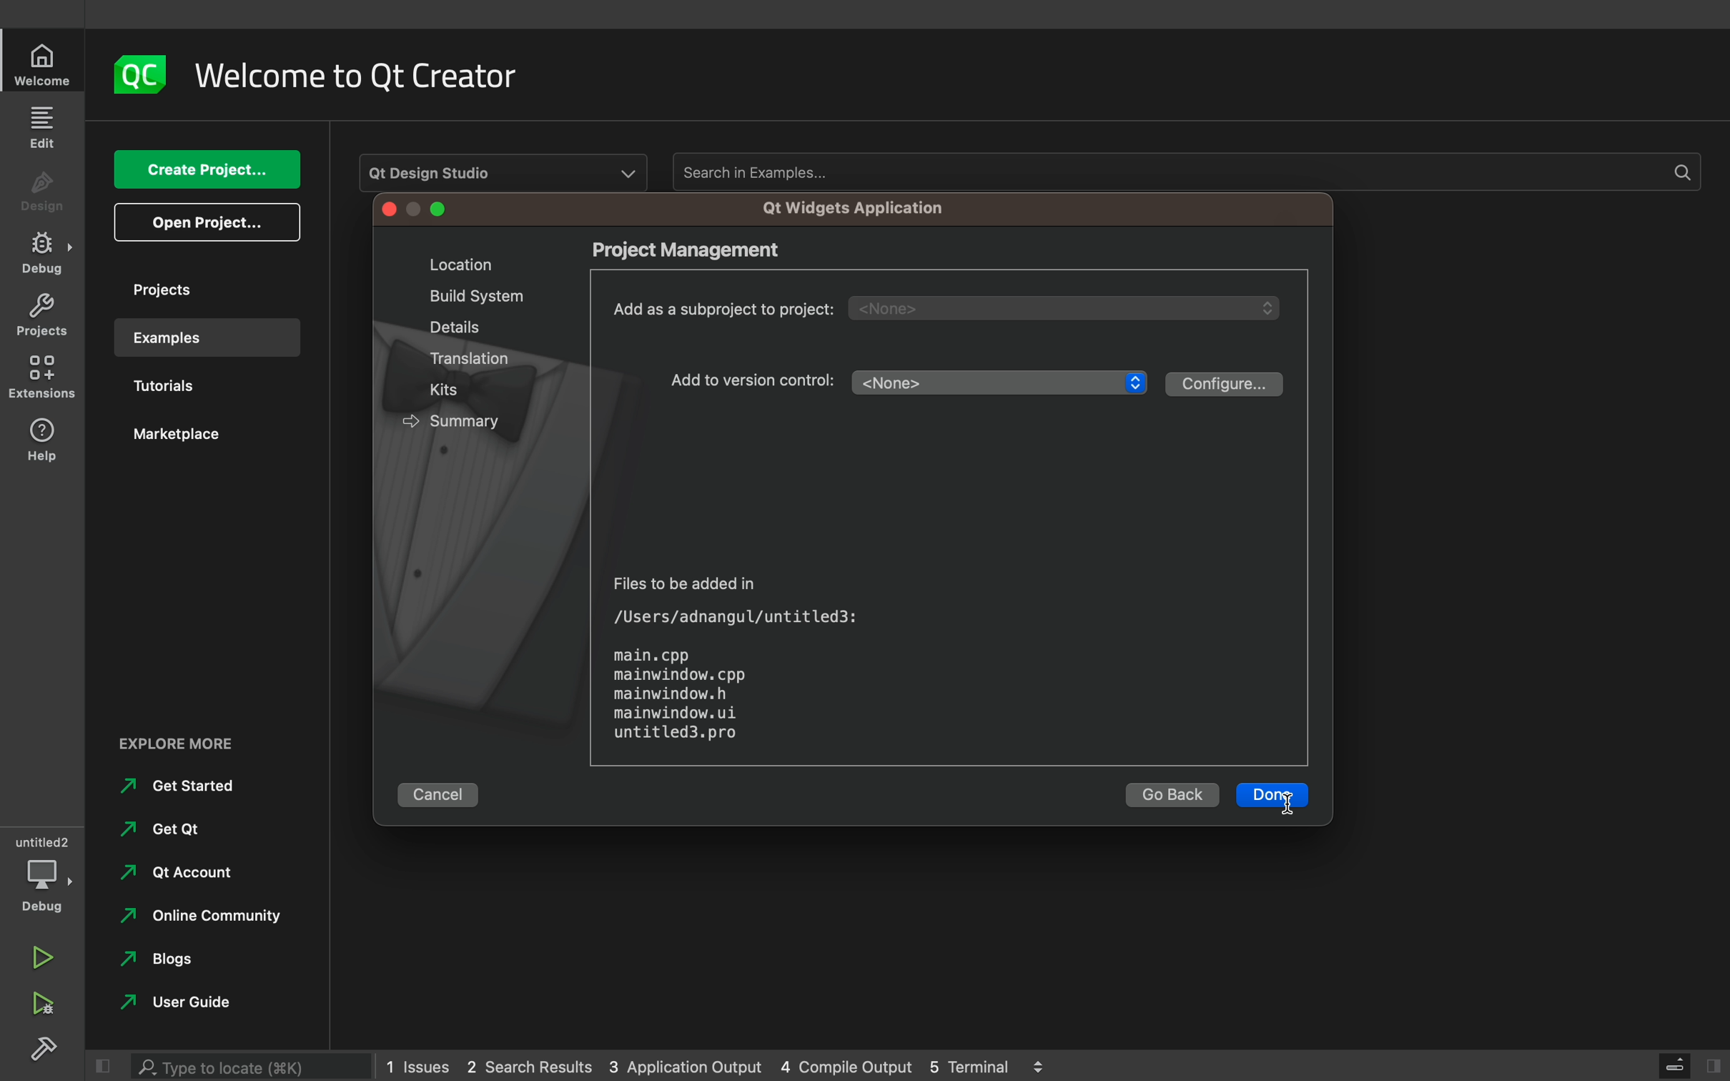 The image size is (1730, 1081). Describe the element at coordinates (417, 1063) in the screenshot. I see `1 issues` at that location.